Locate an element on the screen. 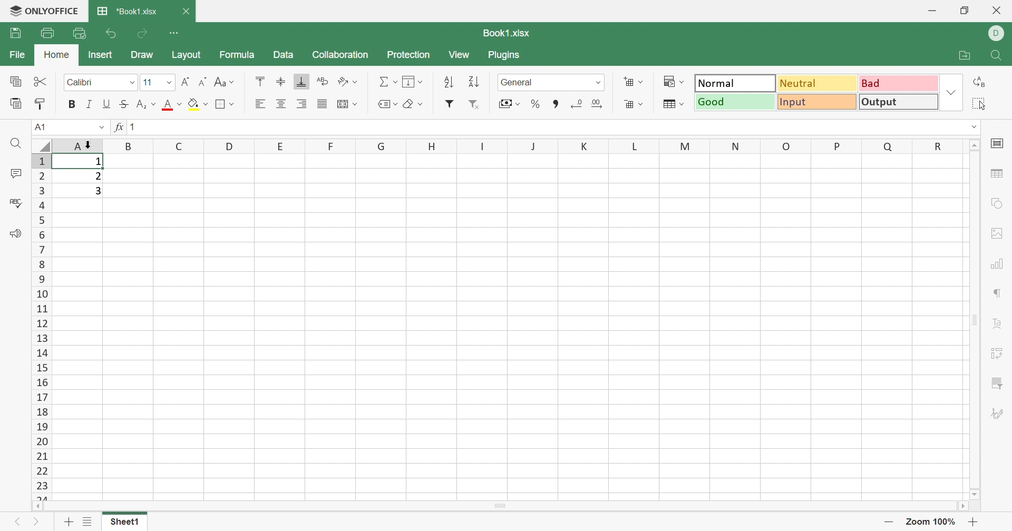 This screenshot has height=531, width=1012. Chart settings is located at coordinates (998, 265).